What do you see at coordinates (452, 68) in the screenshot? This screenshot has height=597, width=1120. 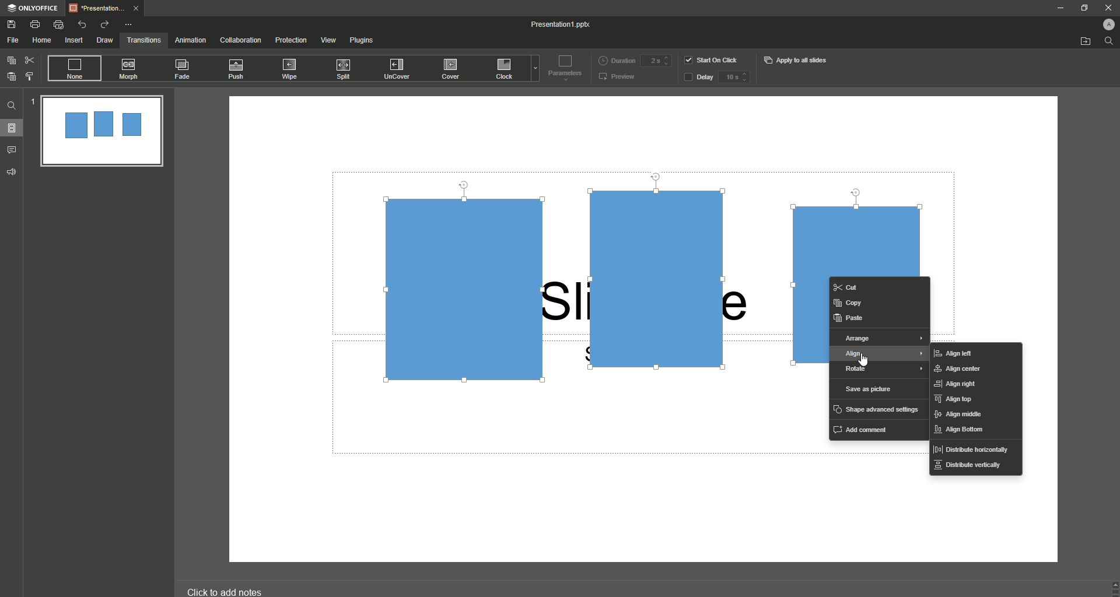 I see `Cover` at bounding box center [452, 68].